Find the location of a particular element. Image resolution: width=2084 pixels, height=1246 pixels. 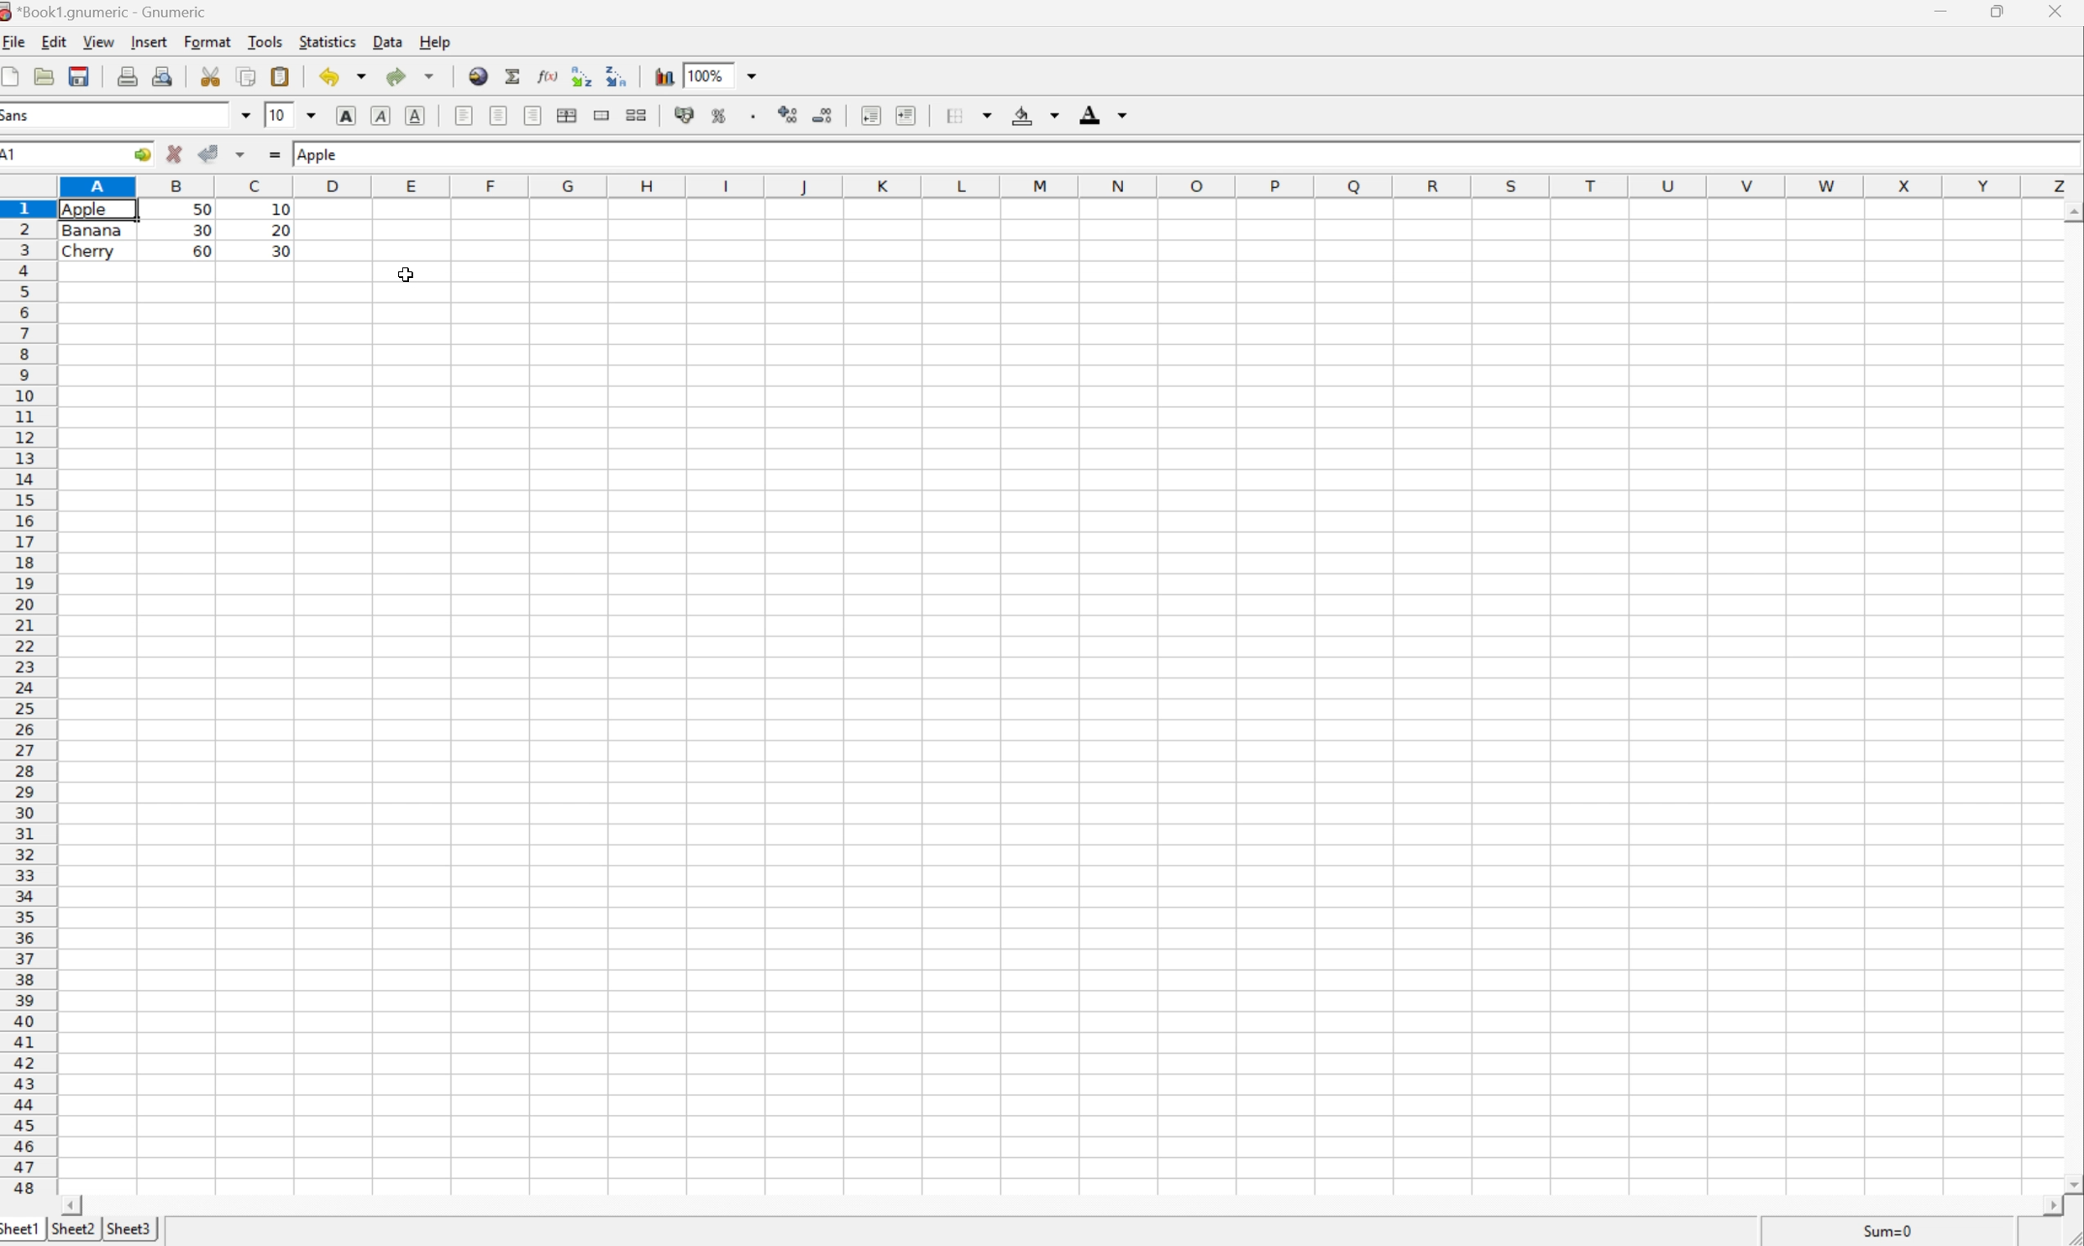

align left is located at coordinates (460, 115).